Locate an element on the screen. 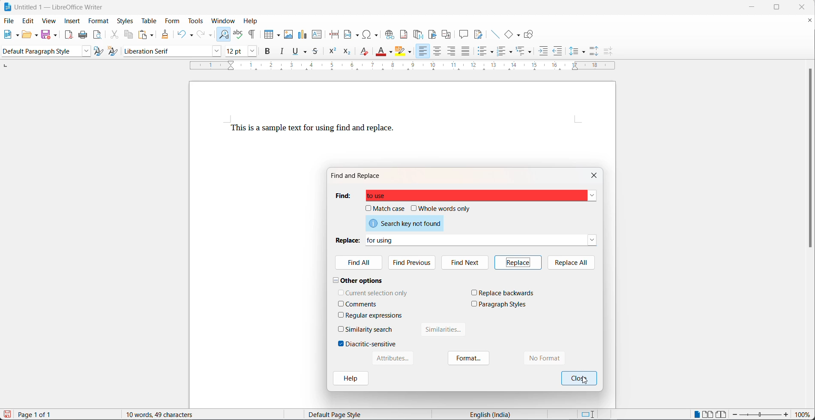  line spacing is located at coordinates (584, 52).